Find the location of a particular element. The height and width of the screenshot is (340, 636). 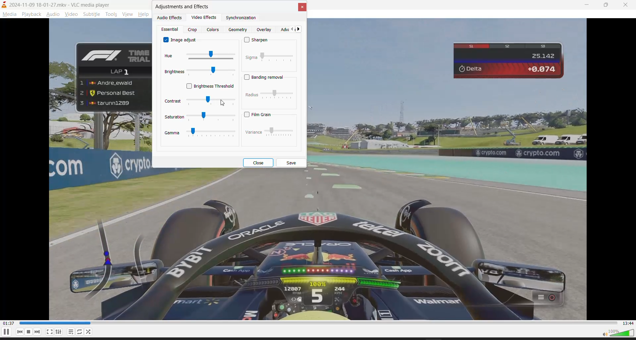

banding removal is located at coordinates (265, 77).